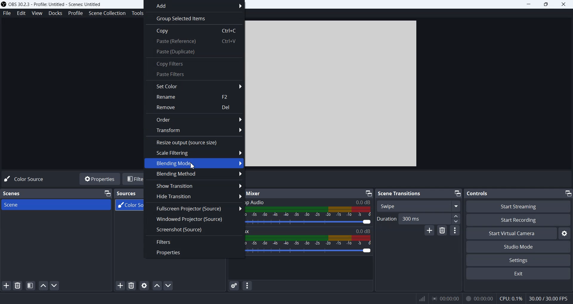 This screenshot has width=573, height=304. I want to click on Paste (duplicate), so click(195, 52).